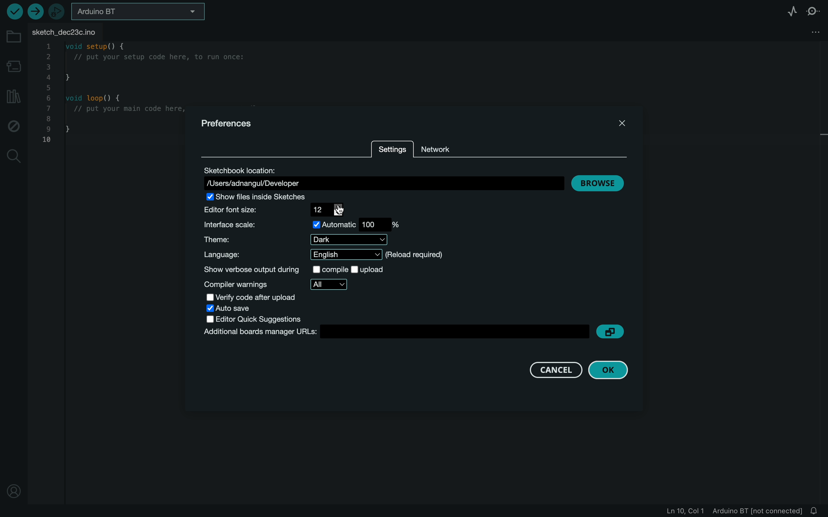  I want to click on file information, so click(727, 511).